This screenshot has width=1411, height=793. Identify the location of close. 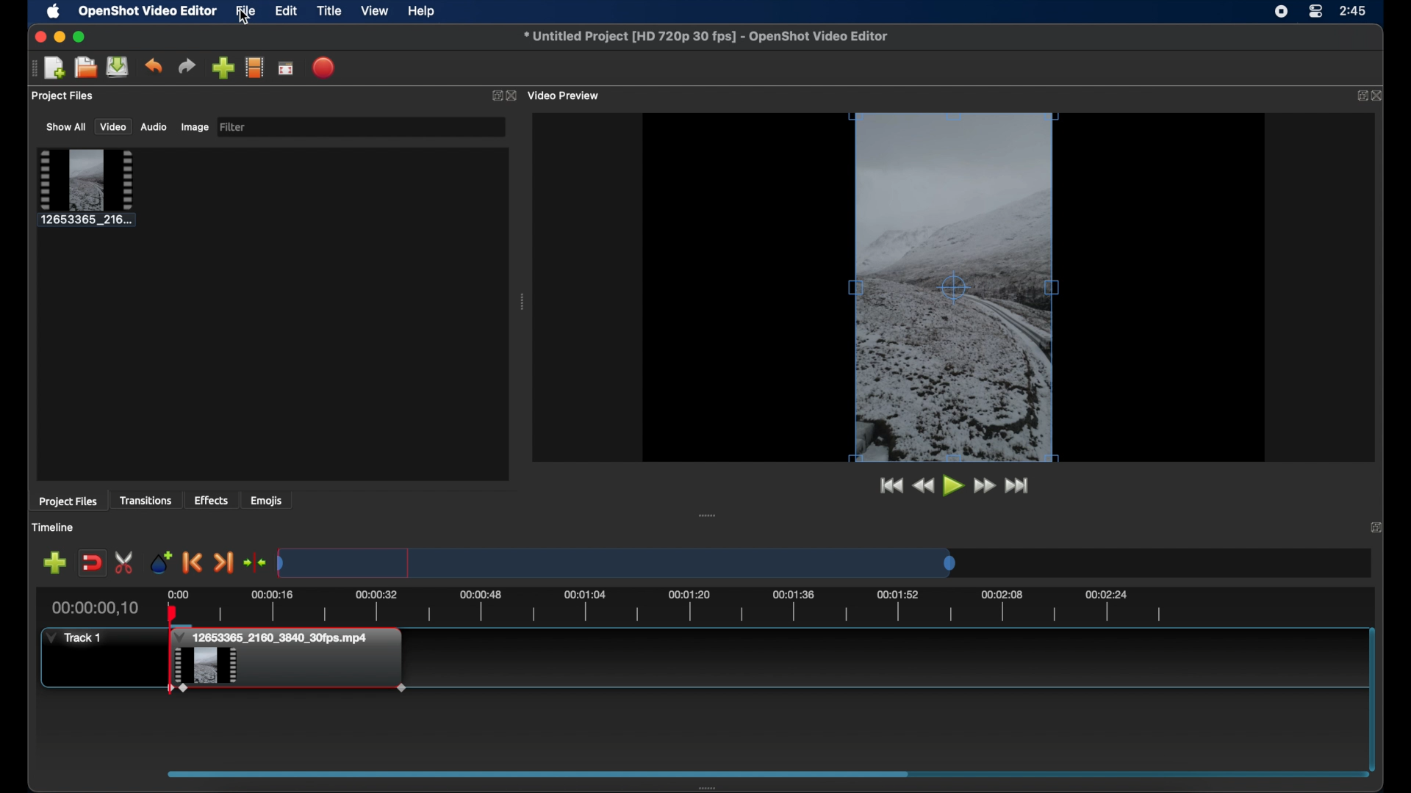
(511, 95).